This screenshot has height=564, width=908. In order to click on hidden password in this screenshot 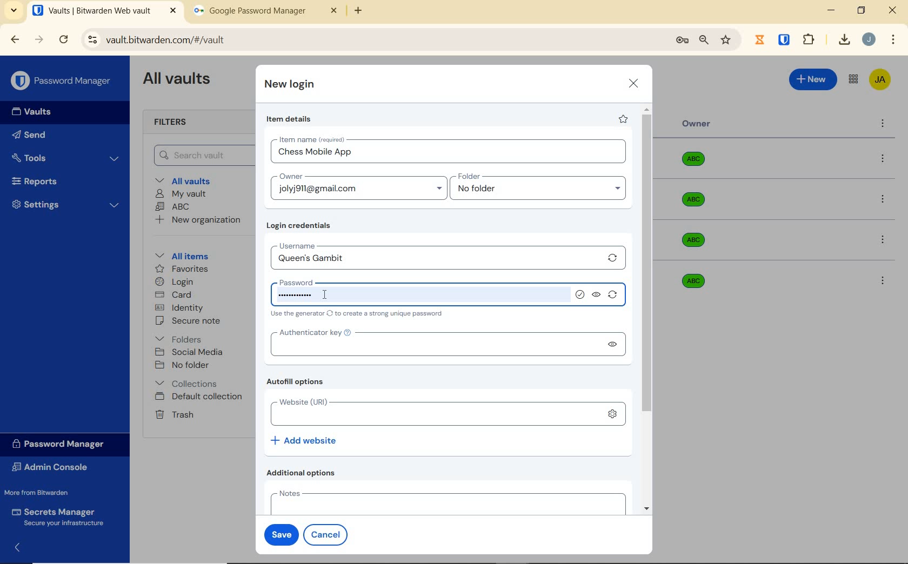, I will do `click(296, 296)`.